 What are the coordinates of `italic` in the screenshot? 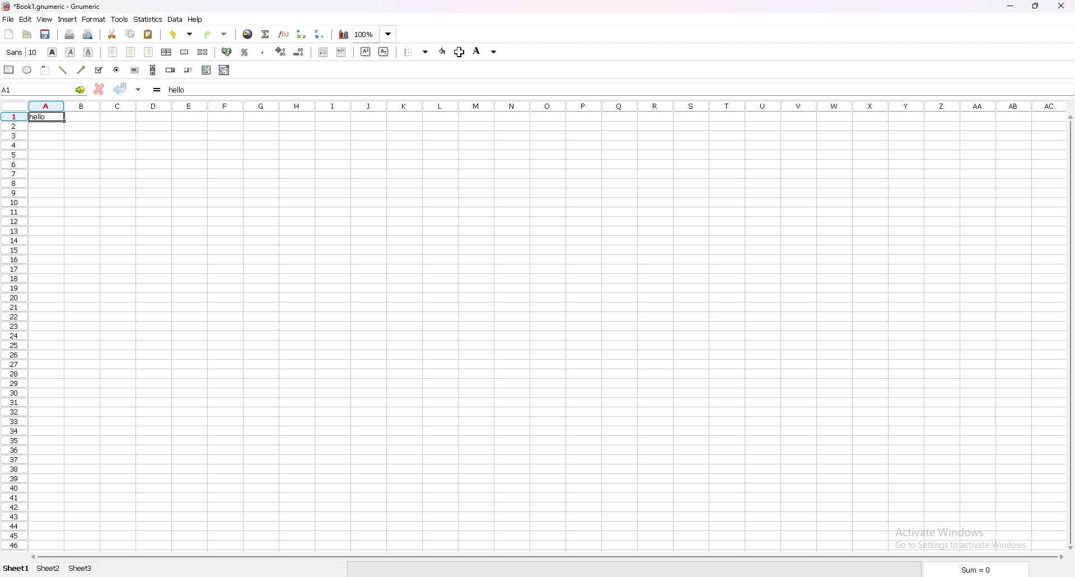 It's located at (71, 52).